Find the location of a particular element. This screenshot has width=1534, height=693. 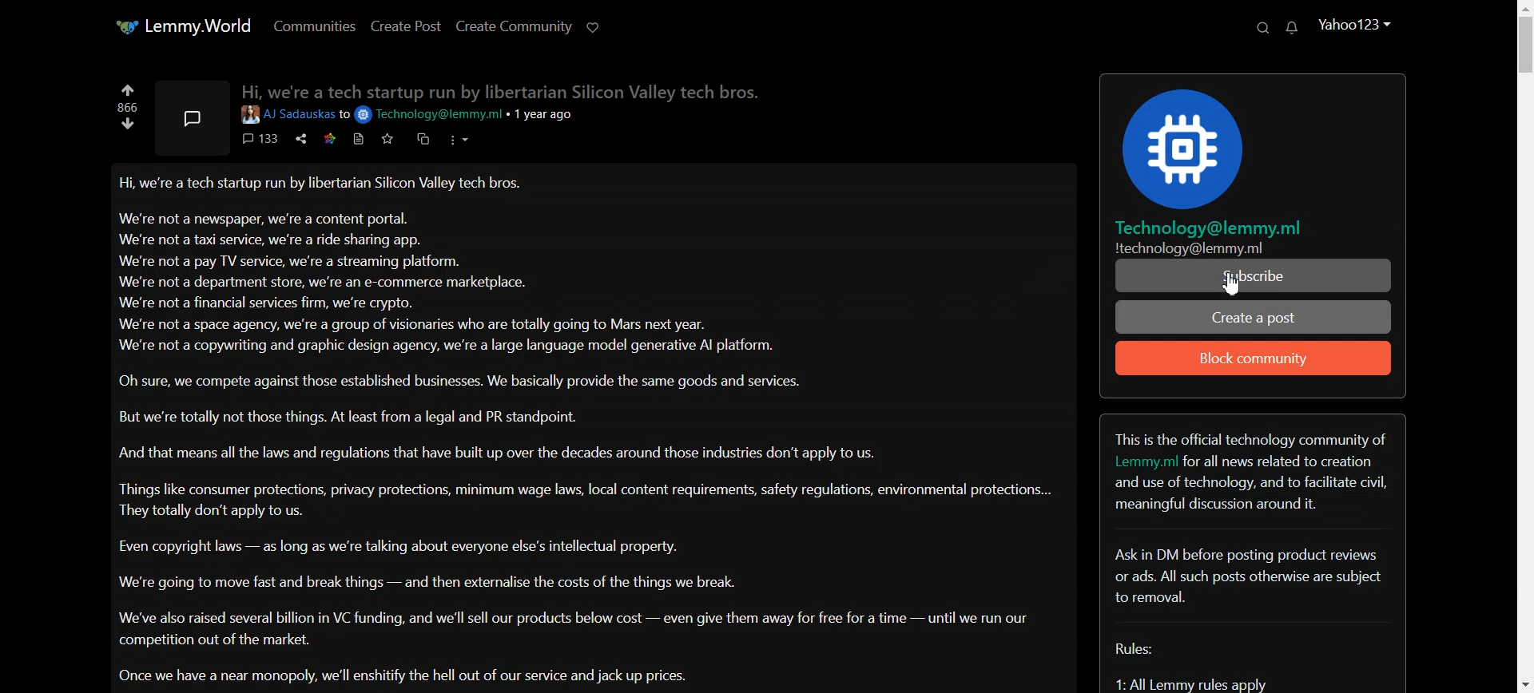

Lemmy.world is located at coordinates (181, 26).